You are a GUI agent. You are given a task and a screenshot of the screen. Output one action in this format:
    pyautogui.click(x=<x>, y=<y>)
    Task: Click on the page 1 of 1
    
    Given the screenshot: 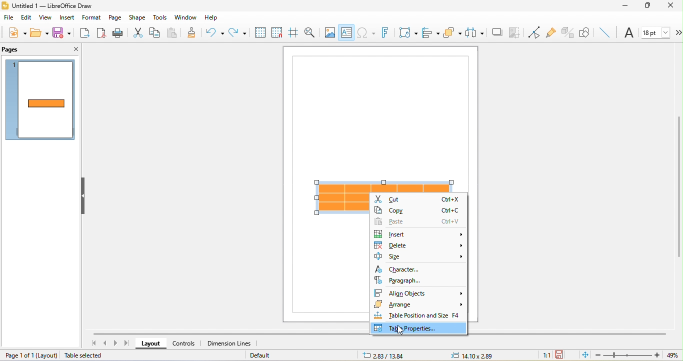 What is the action you would take?
    pyautogui.click(x=17, y=354)
    